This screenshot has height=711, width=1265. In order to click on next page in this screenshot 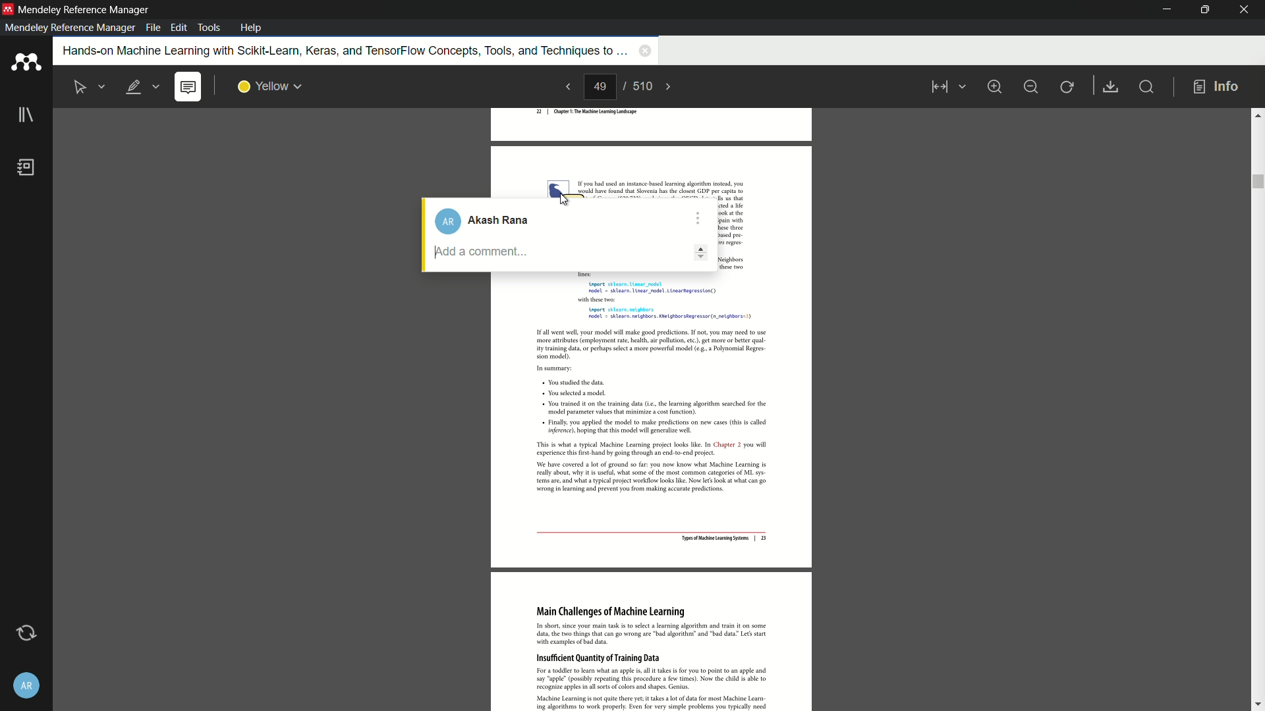, I will do `click(675, 86)`.